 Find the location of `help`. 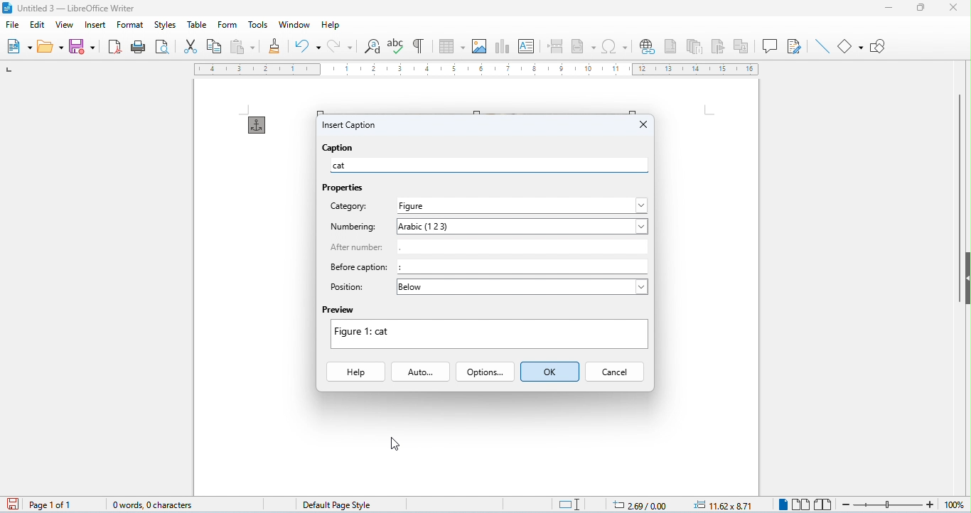

help is located at coordinates (331, 25).